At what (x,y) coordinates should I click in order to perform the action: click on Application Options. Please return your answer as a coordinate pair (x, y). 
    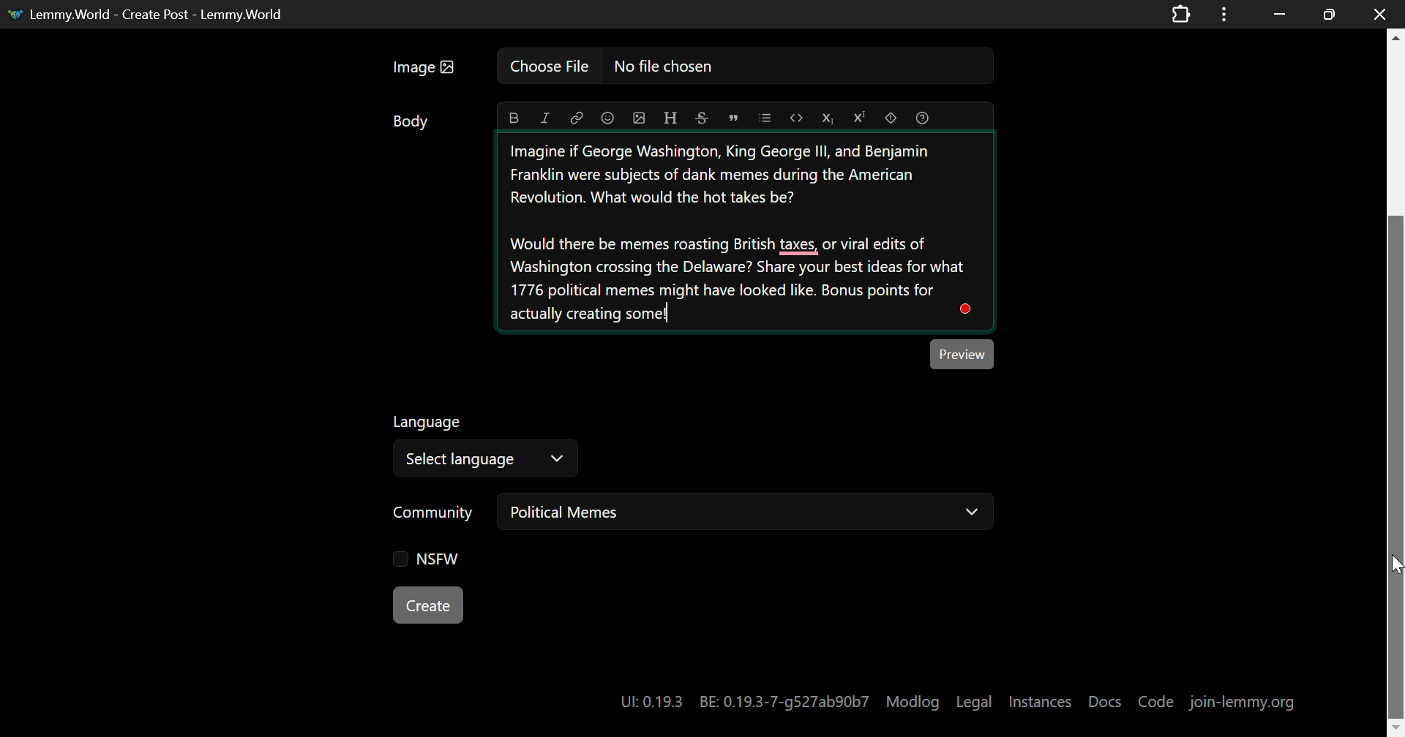
    Looking at the image, I should click on (1224, 13).